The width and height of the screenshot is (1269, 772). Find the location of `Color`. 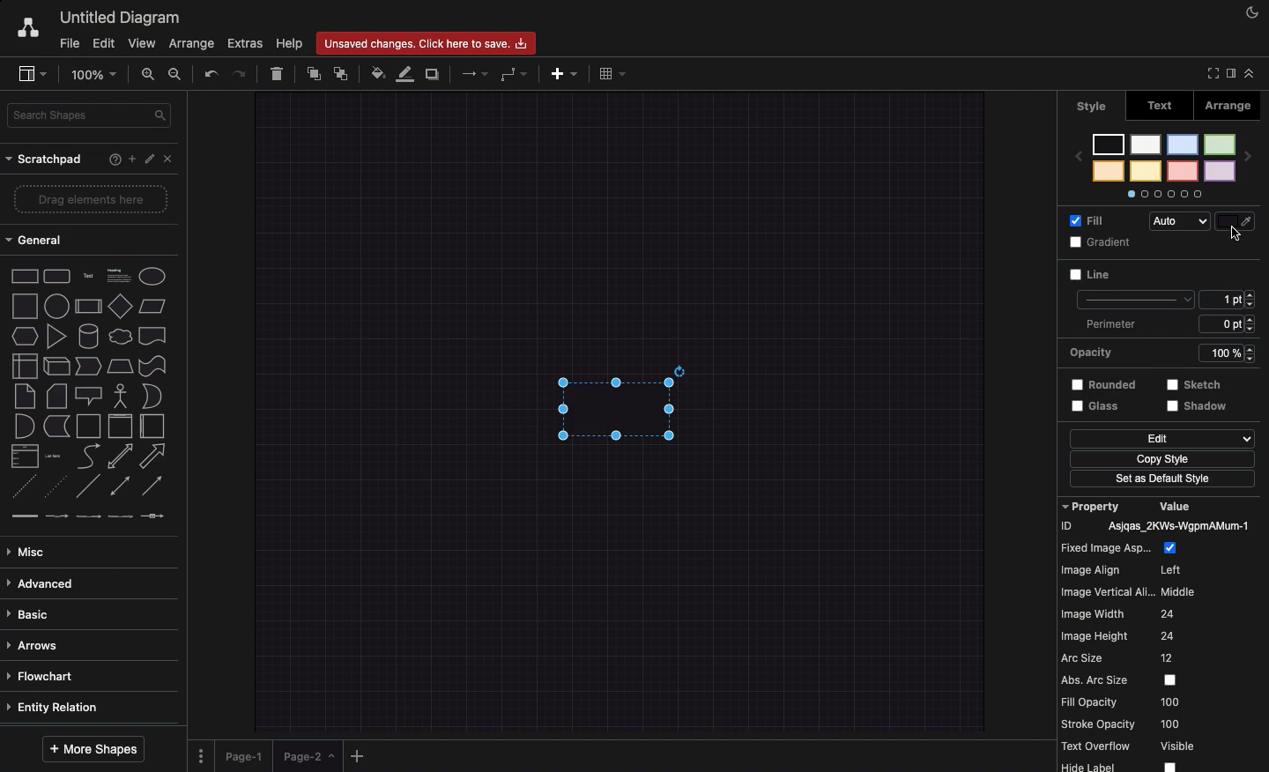

Color is located at coordinates (1236, 275).